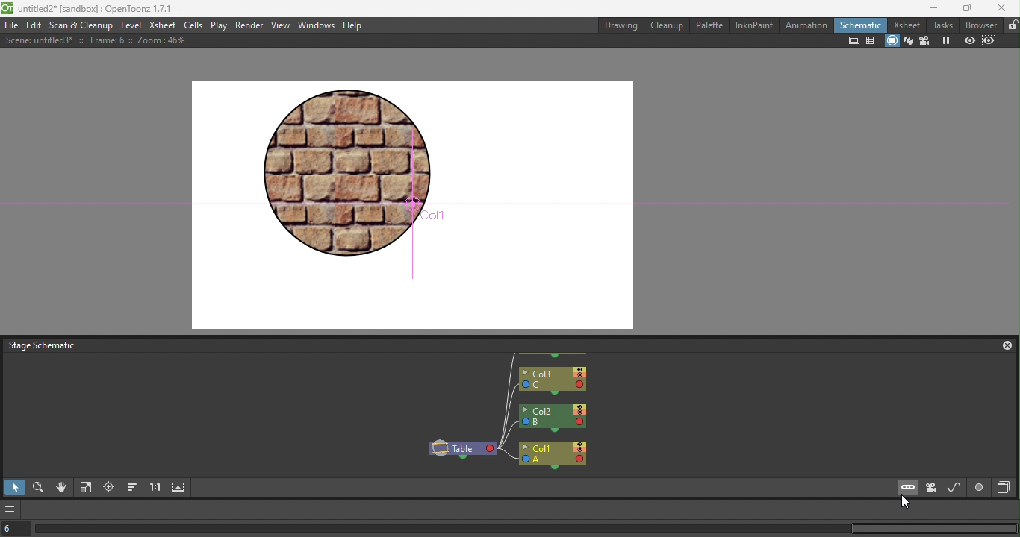  I want to click on Table, so click(461, 449).